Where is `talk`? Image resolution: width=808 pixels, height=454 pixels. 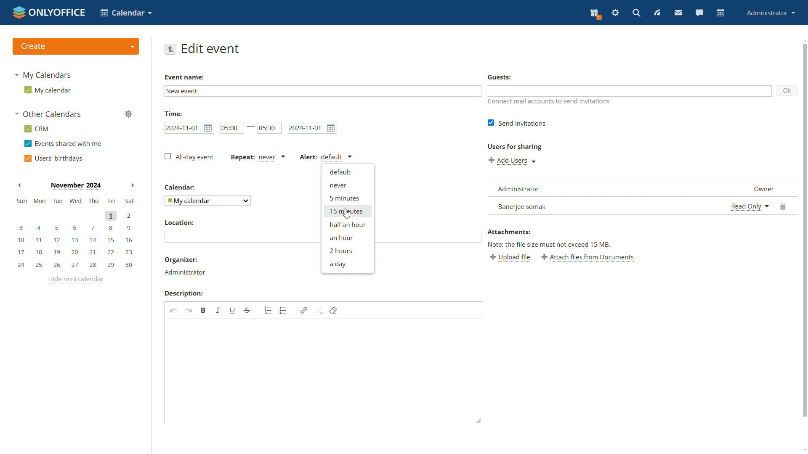
talk is located at coordinates (699, 13).